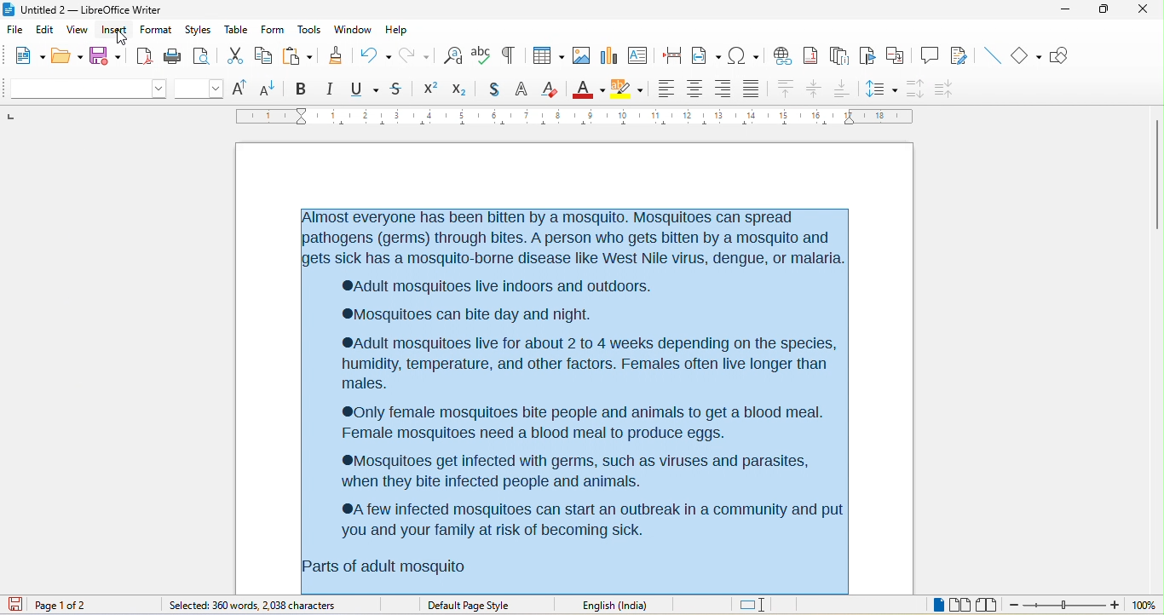 The width and height of the screenshot is (1164, 615). What do you see at coordinates (666, 89) in the screenshot?
I see `align left` at bounding box center [666, 89].